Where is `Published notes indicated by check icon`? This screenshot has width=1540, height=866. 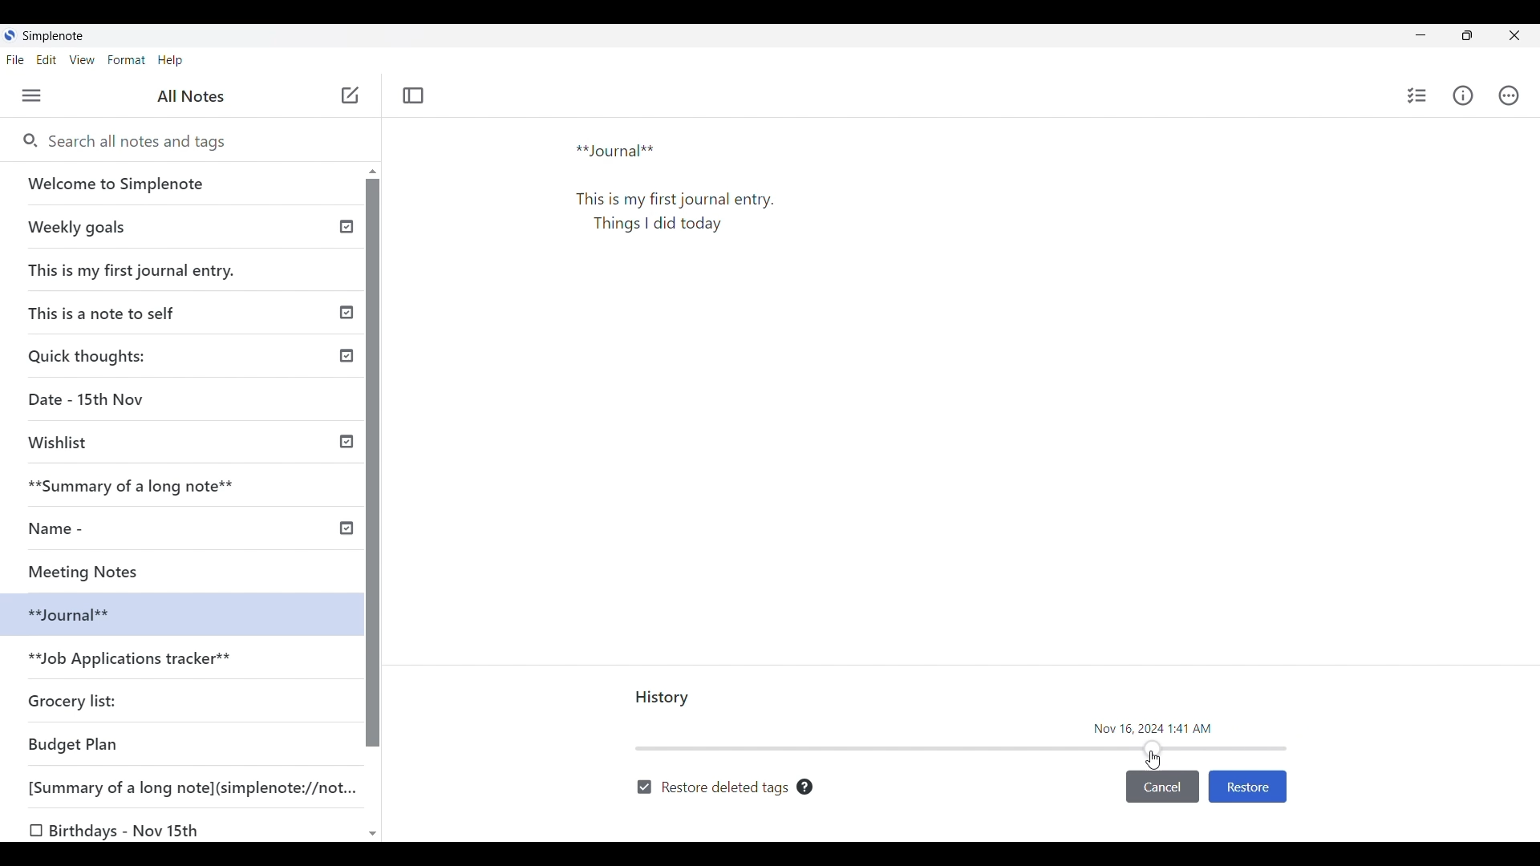 Published notes indicated by check icon is located at coordinates (346, 378).